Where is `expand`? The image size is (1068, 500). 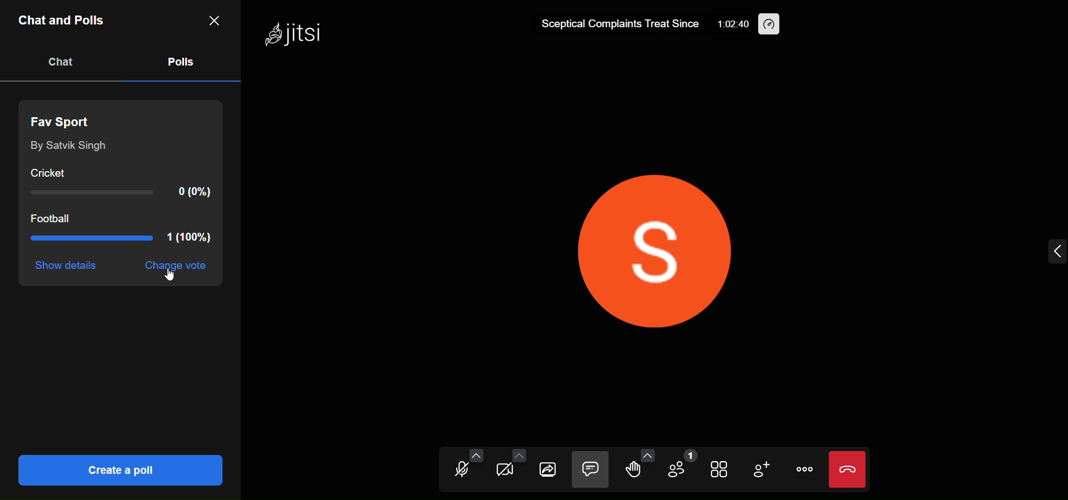
expand is located at coordinates (1056, 252).